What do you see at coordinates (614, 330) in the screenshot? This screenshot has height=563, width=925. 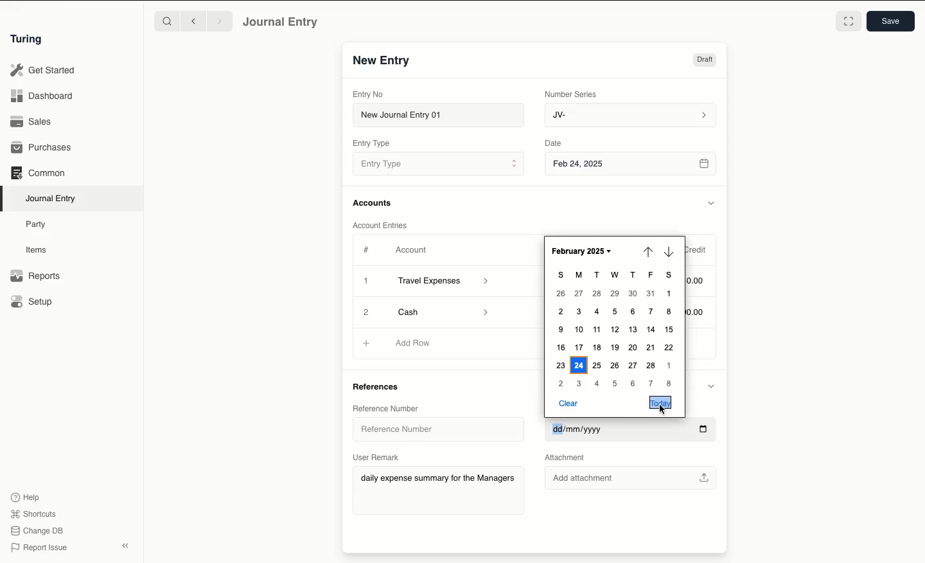 I see `Dates` at bounding box center [614, 330].